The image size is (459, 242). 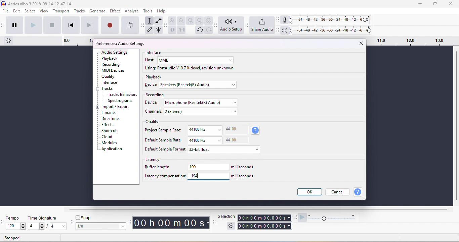 I want to click on horizontal scroll bar, so click(x=260, y=209).